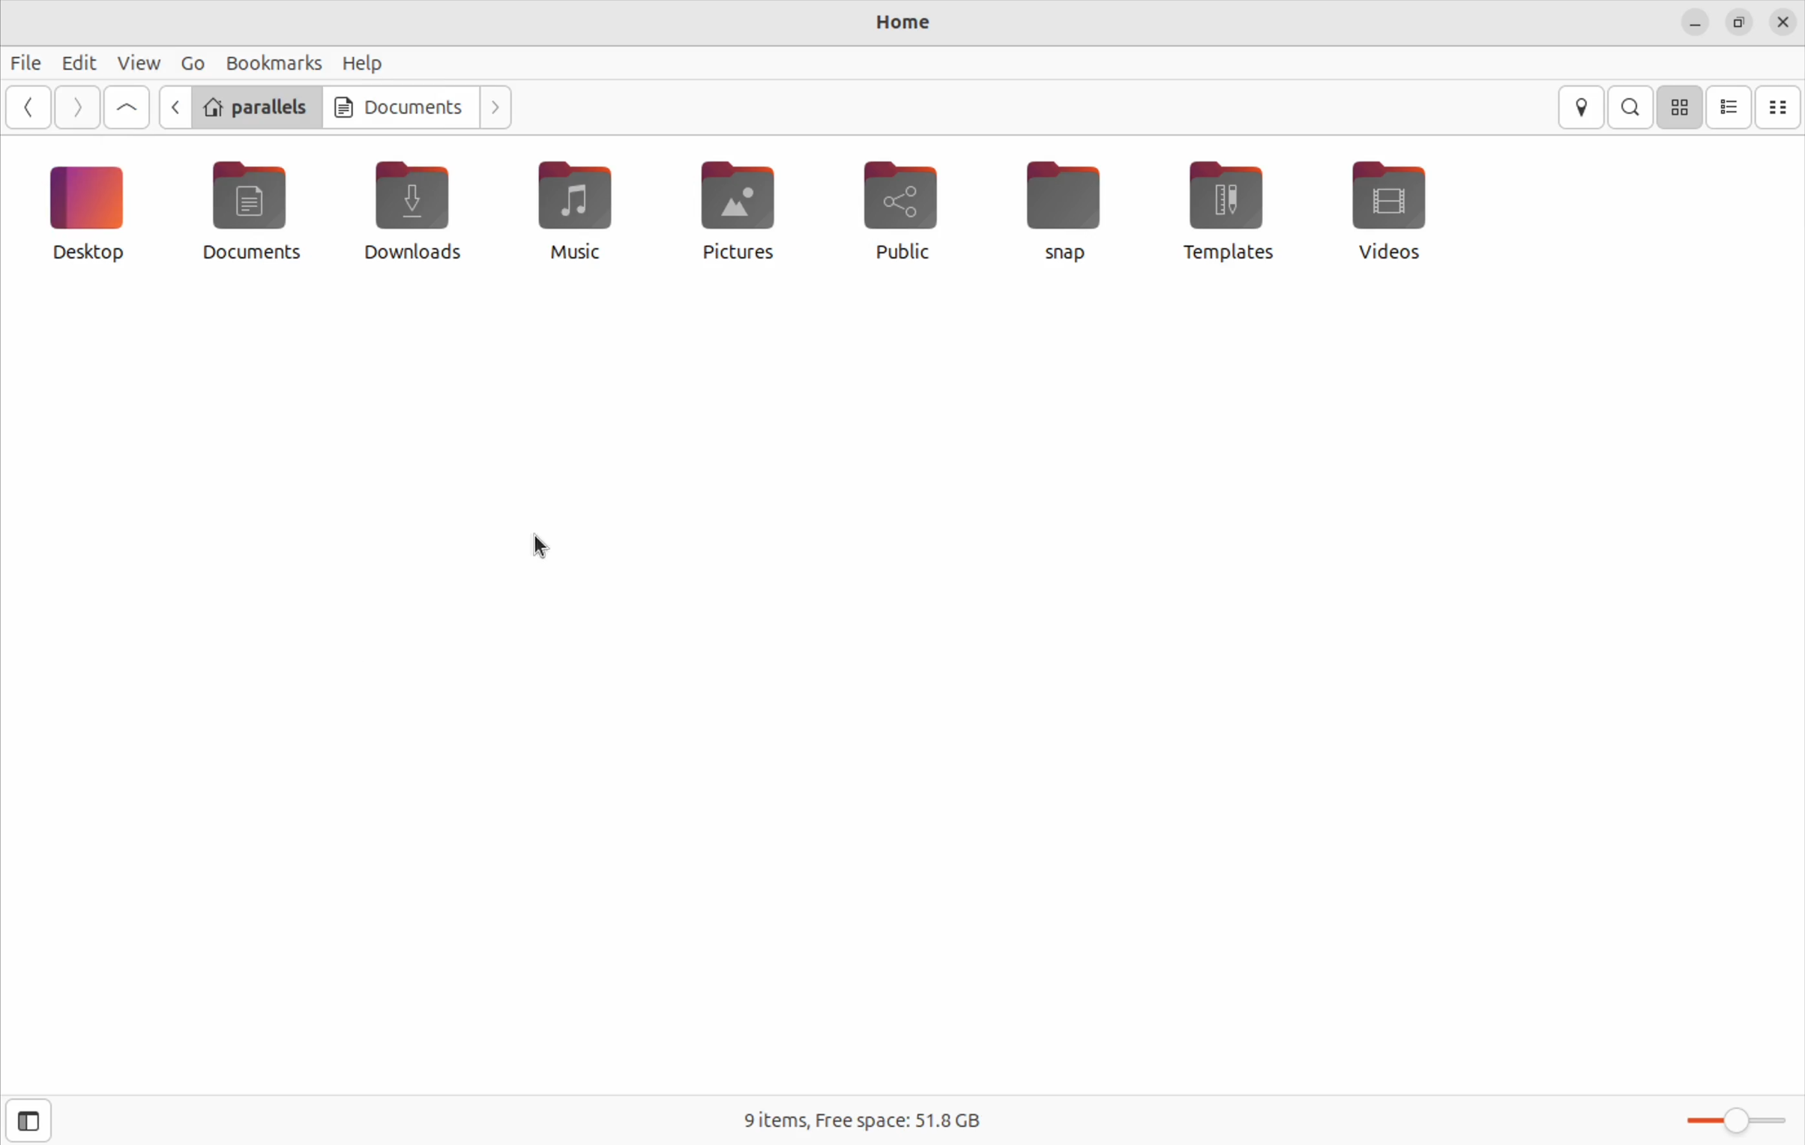 This screenshot has height=1145, width=1805. What do you see at coordinates (191, 63) in the screenshot?
I see `Go` at bounding box center [191, 63].